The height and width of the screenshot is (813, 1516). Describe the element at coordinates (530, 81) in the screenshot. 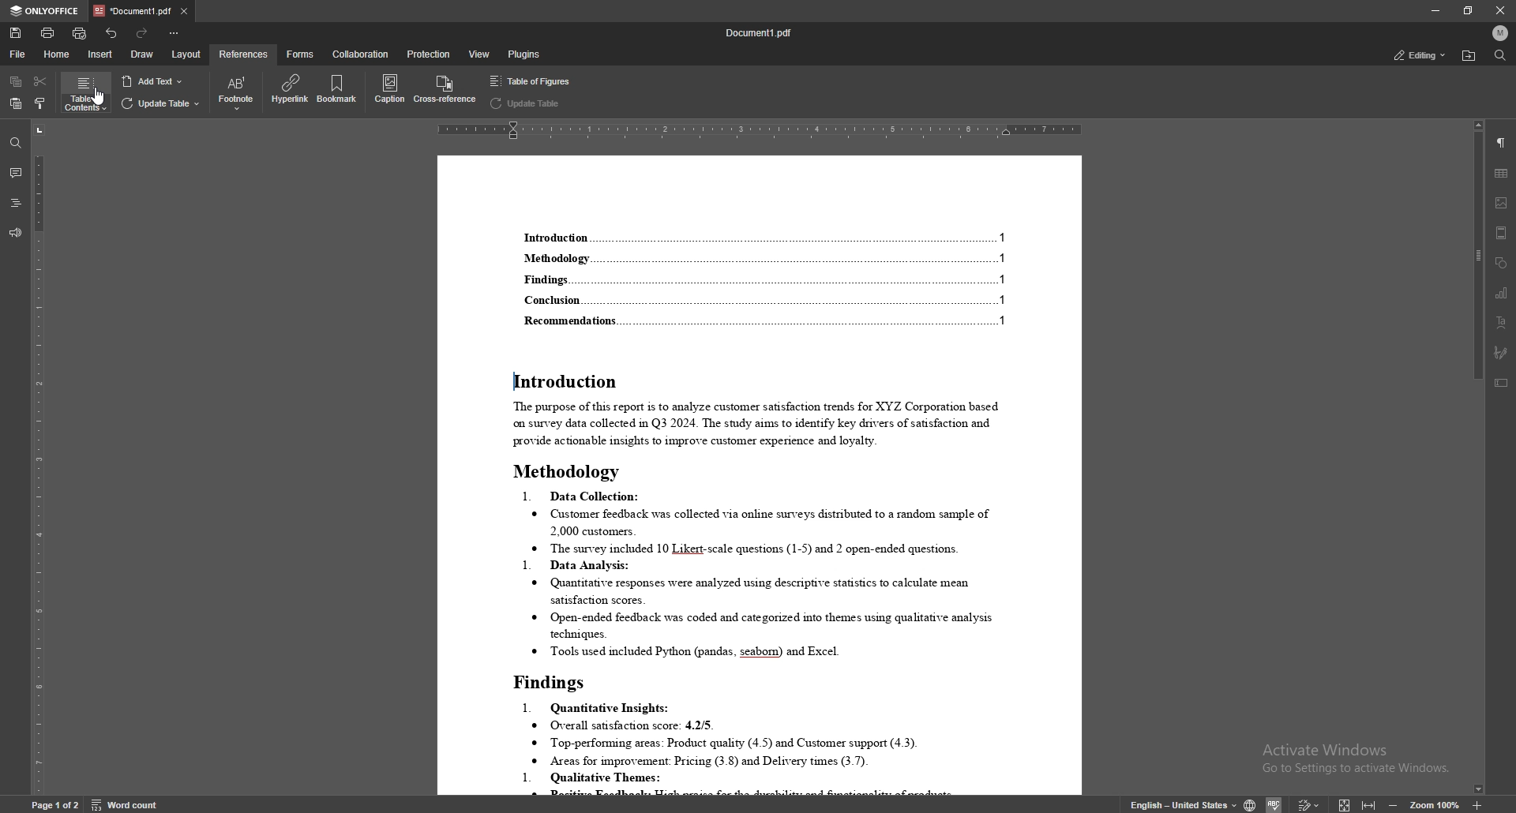

I see `table of figures` at that location.